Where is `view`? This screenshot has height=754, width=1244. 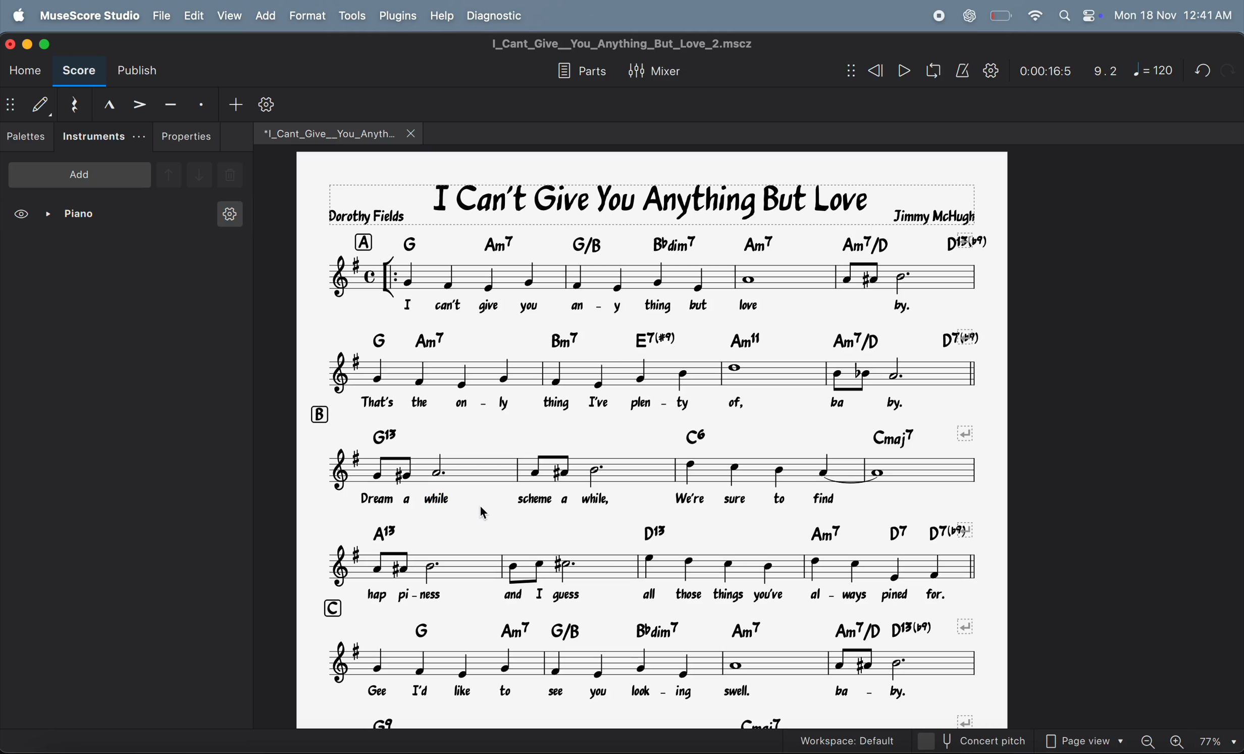
view is located at coordinates (21, 212).